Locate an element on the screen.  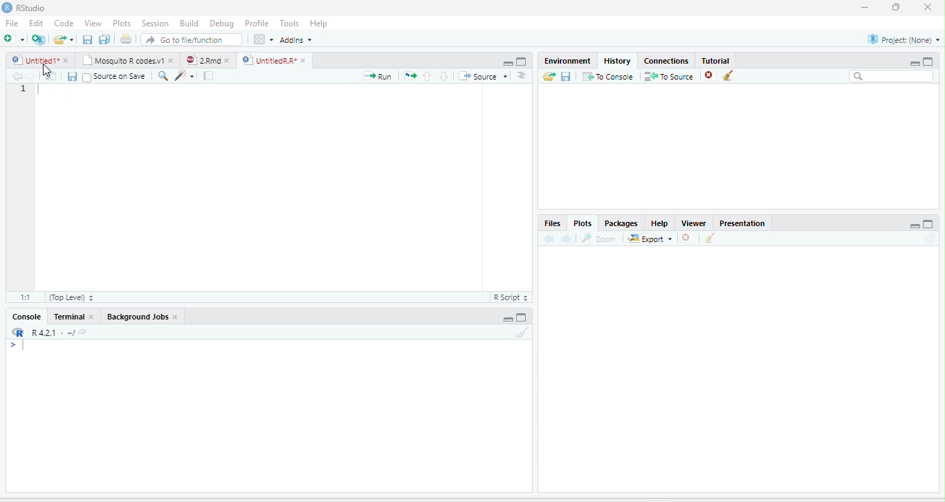
Plots is located at coordinates (582, 223).